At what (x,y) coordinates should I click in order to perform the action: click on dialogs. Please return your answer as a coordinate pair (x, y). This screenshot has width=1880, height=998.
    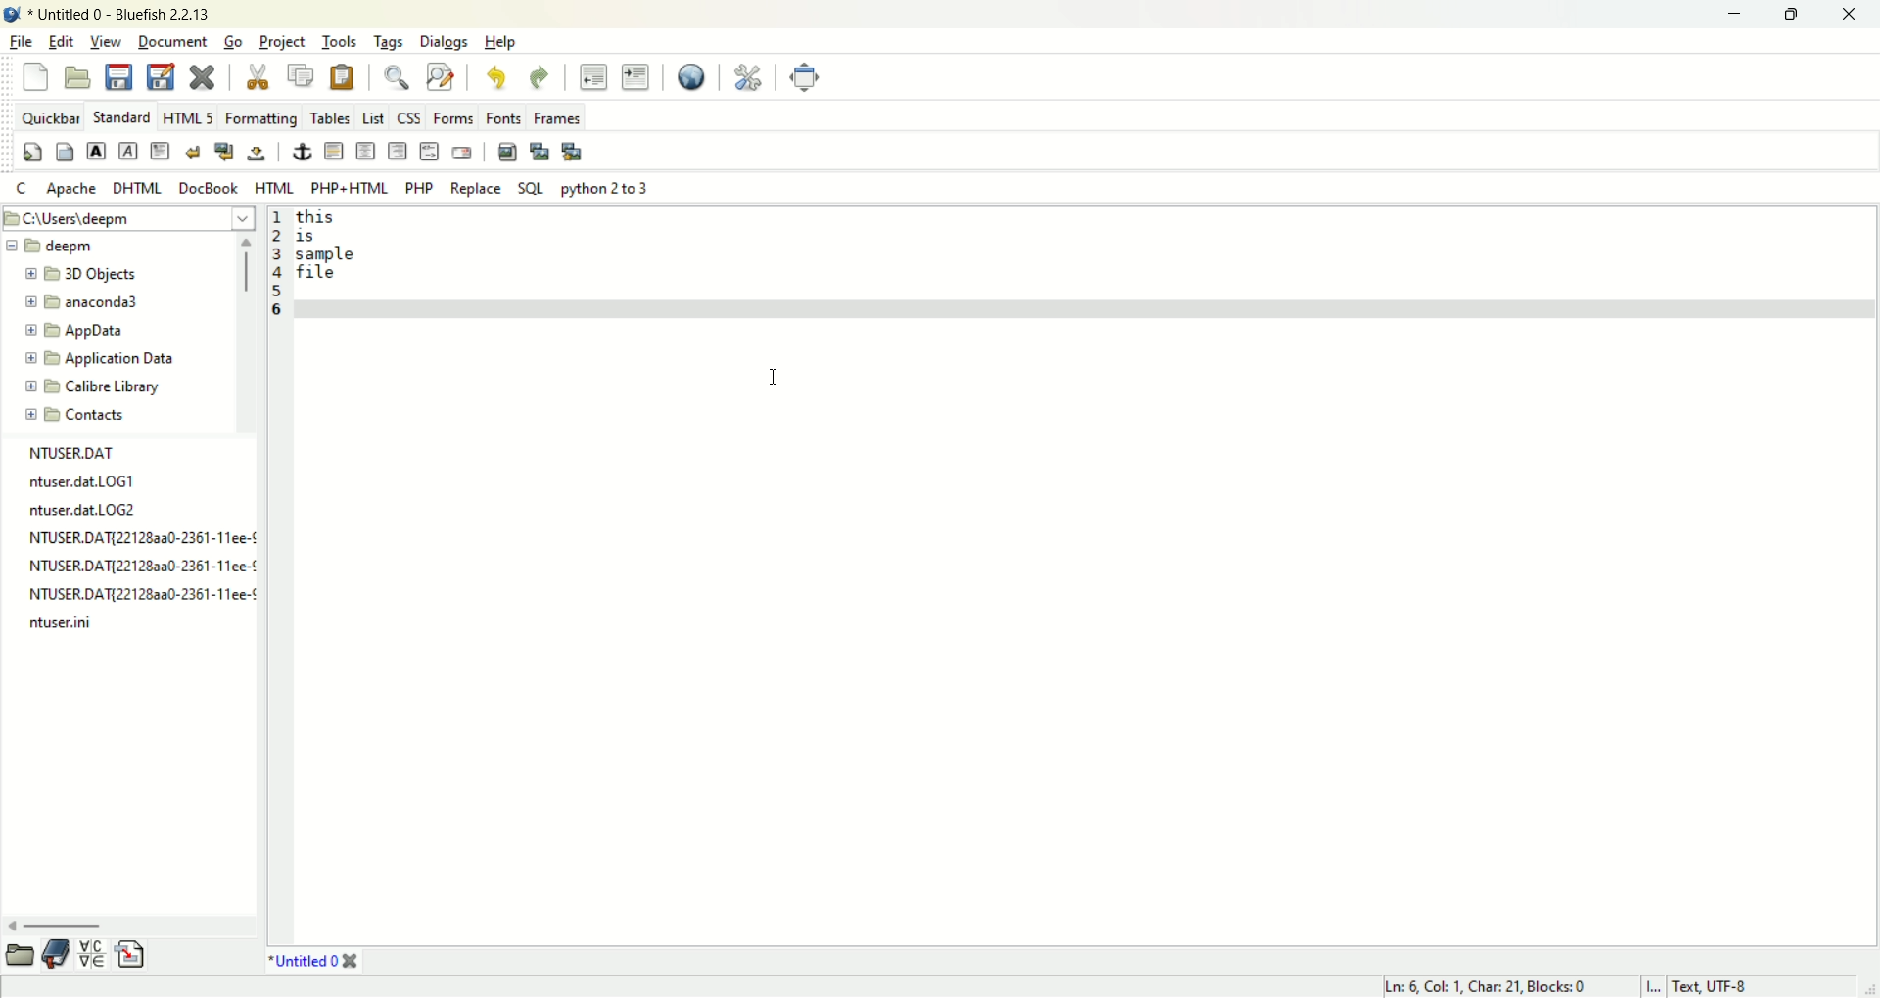
    Looking at the image, I should click on (445, 41).